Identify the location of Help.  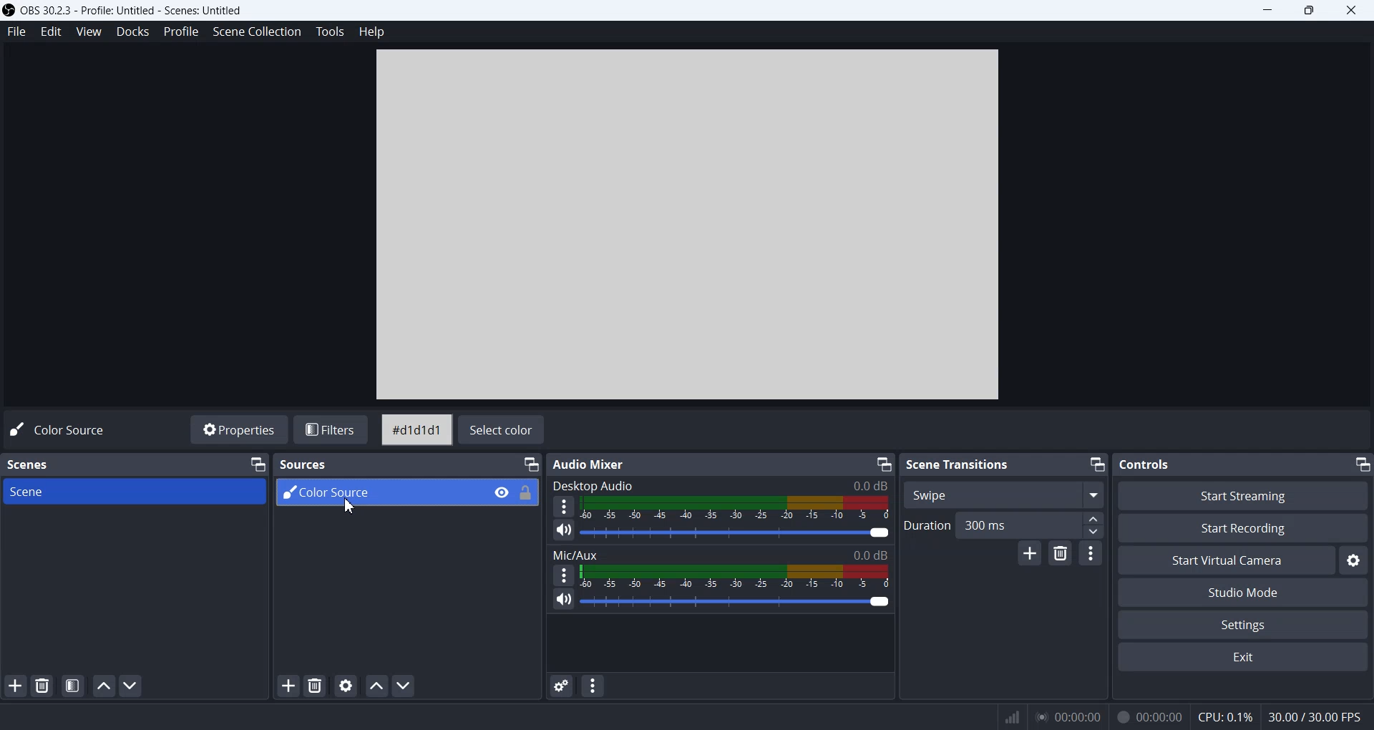
(374, 31).